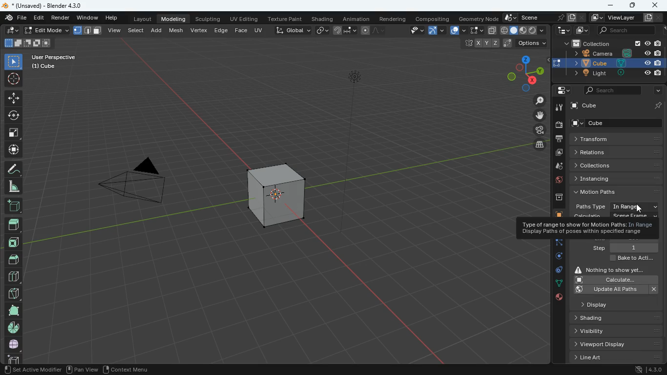  Describe the element at coordinates (14, 114) in the screenshot. I see `rotate` at that location.